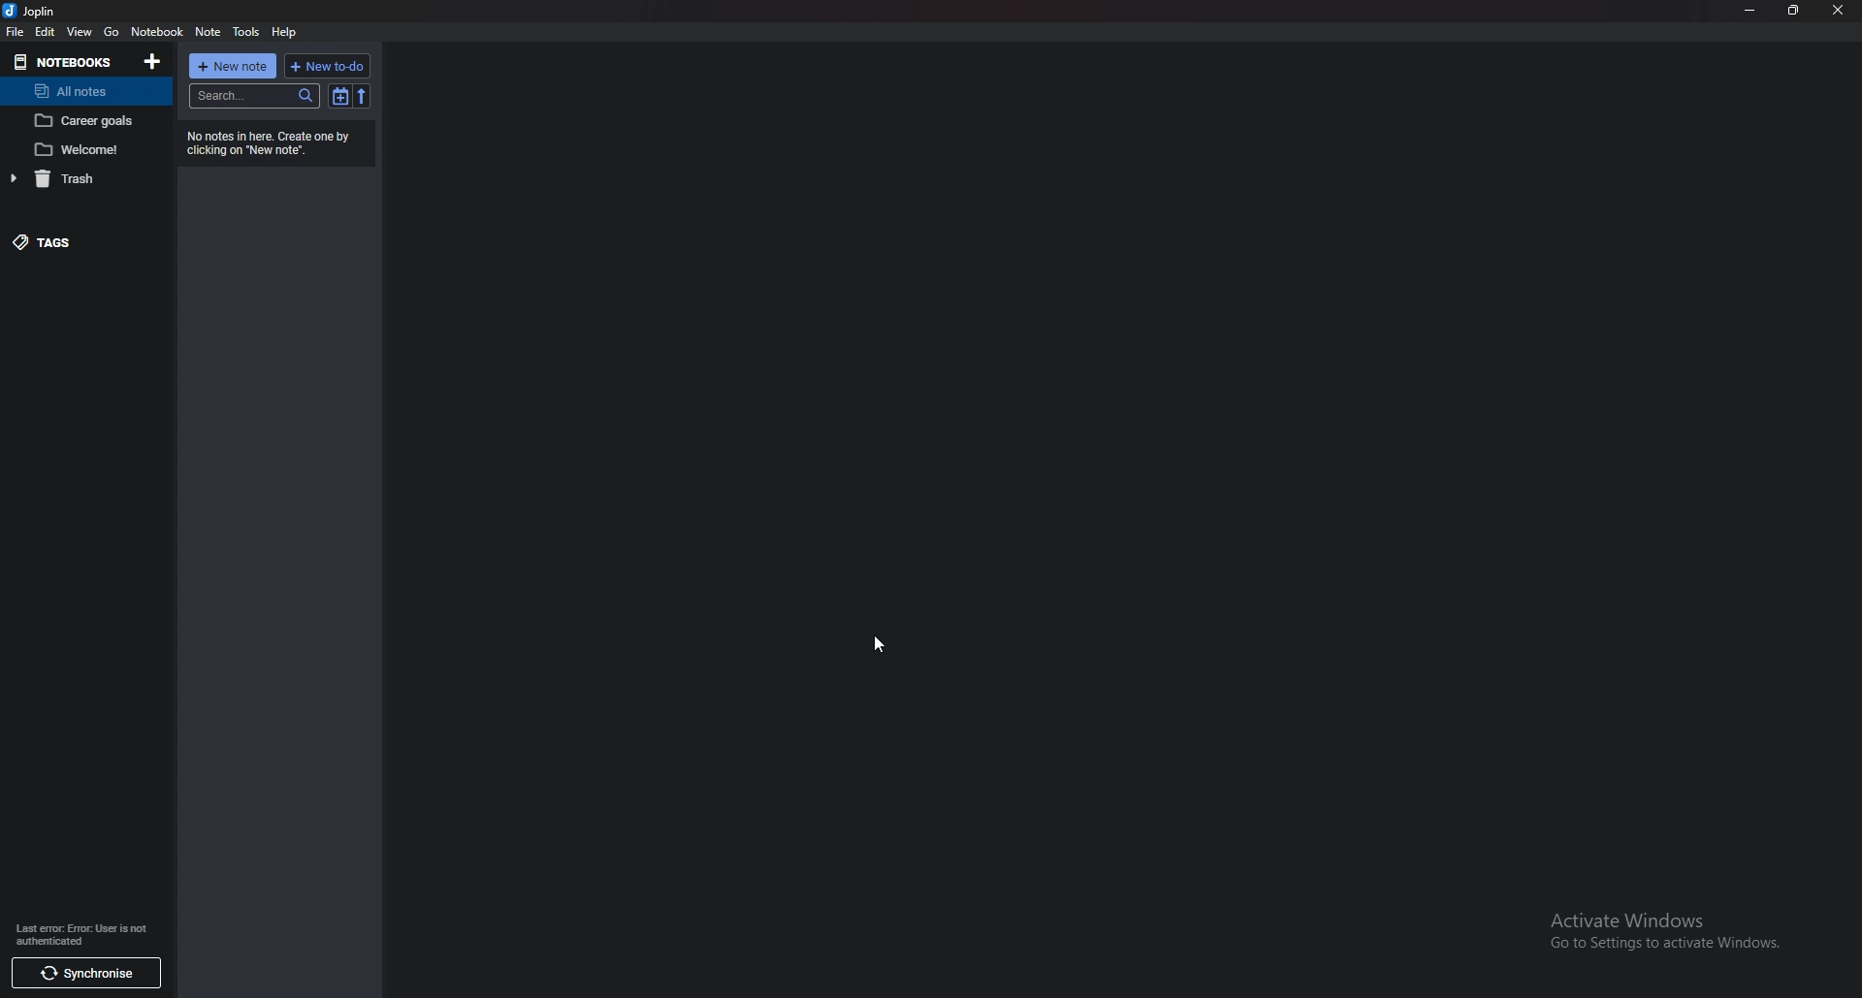 The width and height of the screenshot is (1862, 998). I want to click on toggle sort order, so click(340, 96).